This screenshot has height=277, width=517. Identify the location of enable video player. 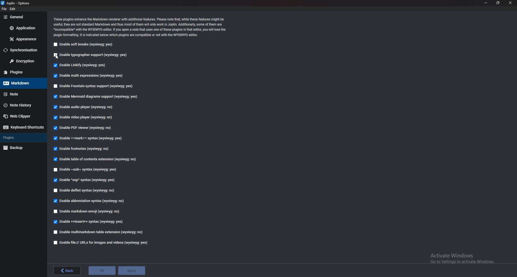
(83, 118).